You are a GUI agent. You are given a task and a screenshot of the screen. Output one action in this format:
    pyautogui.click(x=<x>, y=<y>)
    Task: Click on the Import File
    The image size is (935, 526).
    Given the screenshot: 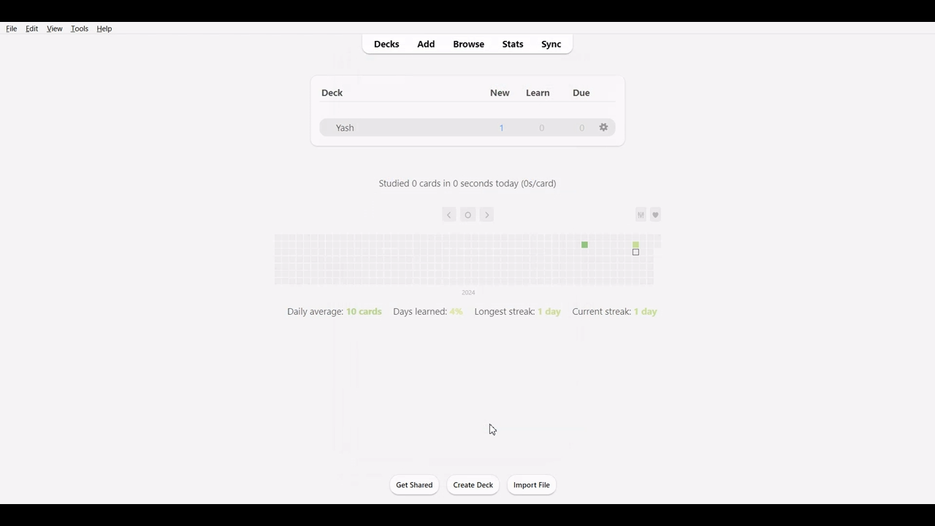 What is the action you would take?
    pyautogui.click(x=533, y=484)
    